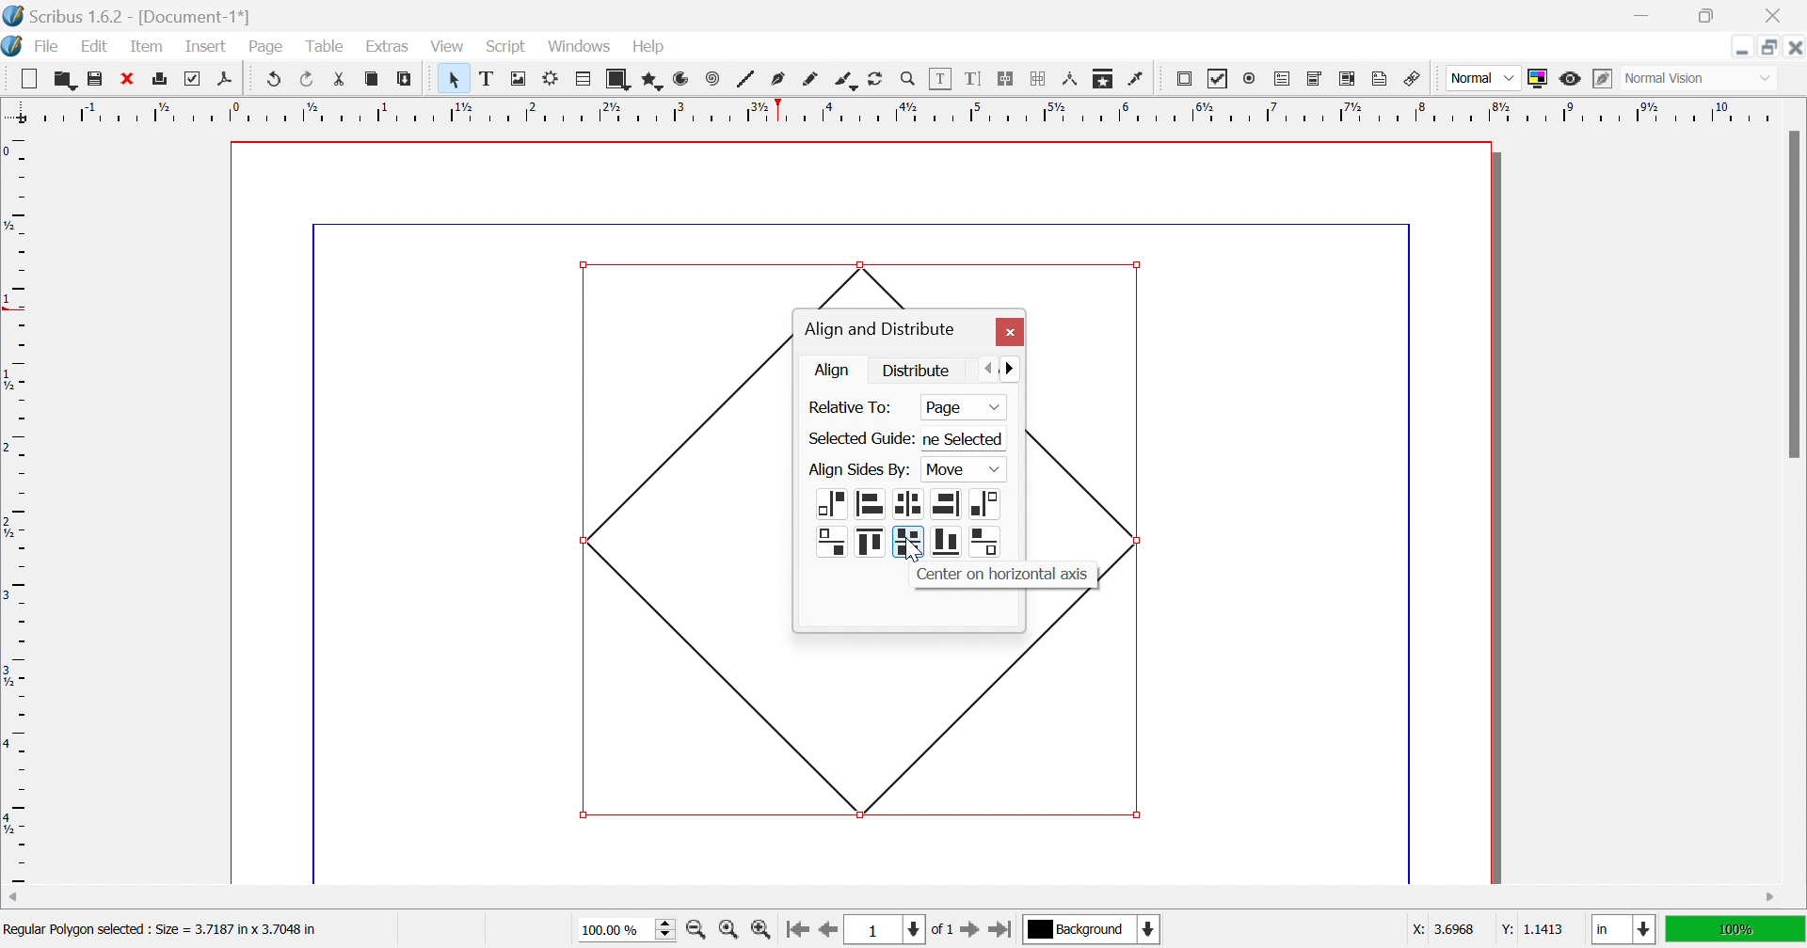 The height and width of the screenshot is (948, 1807). What do you see at coordinates (1446, 929) in the screenshot?
I see `x: 3.6968` at bounding box center [1446, 929].